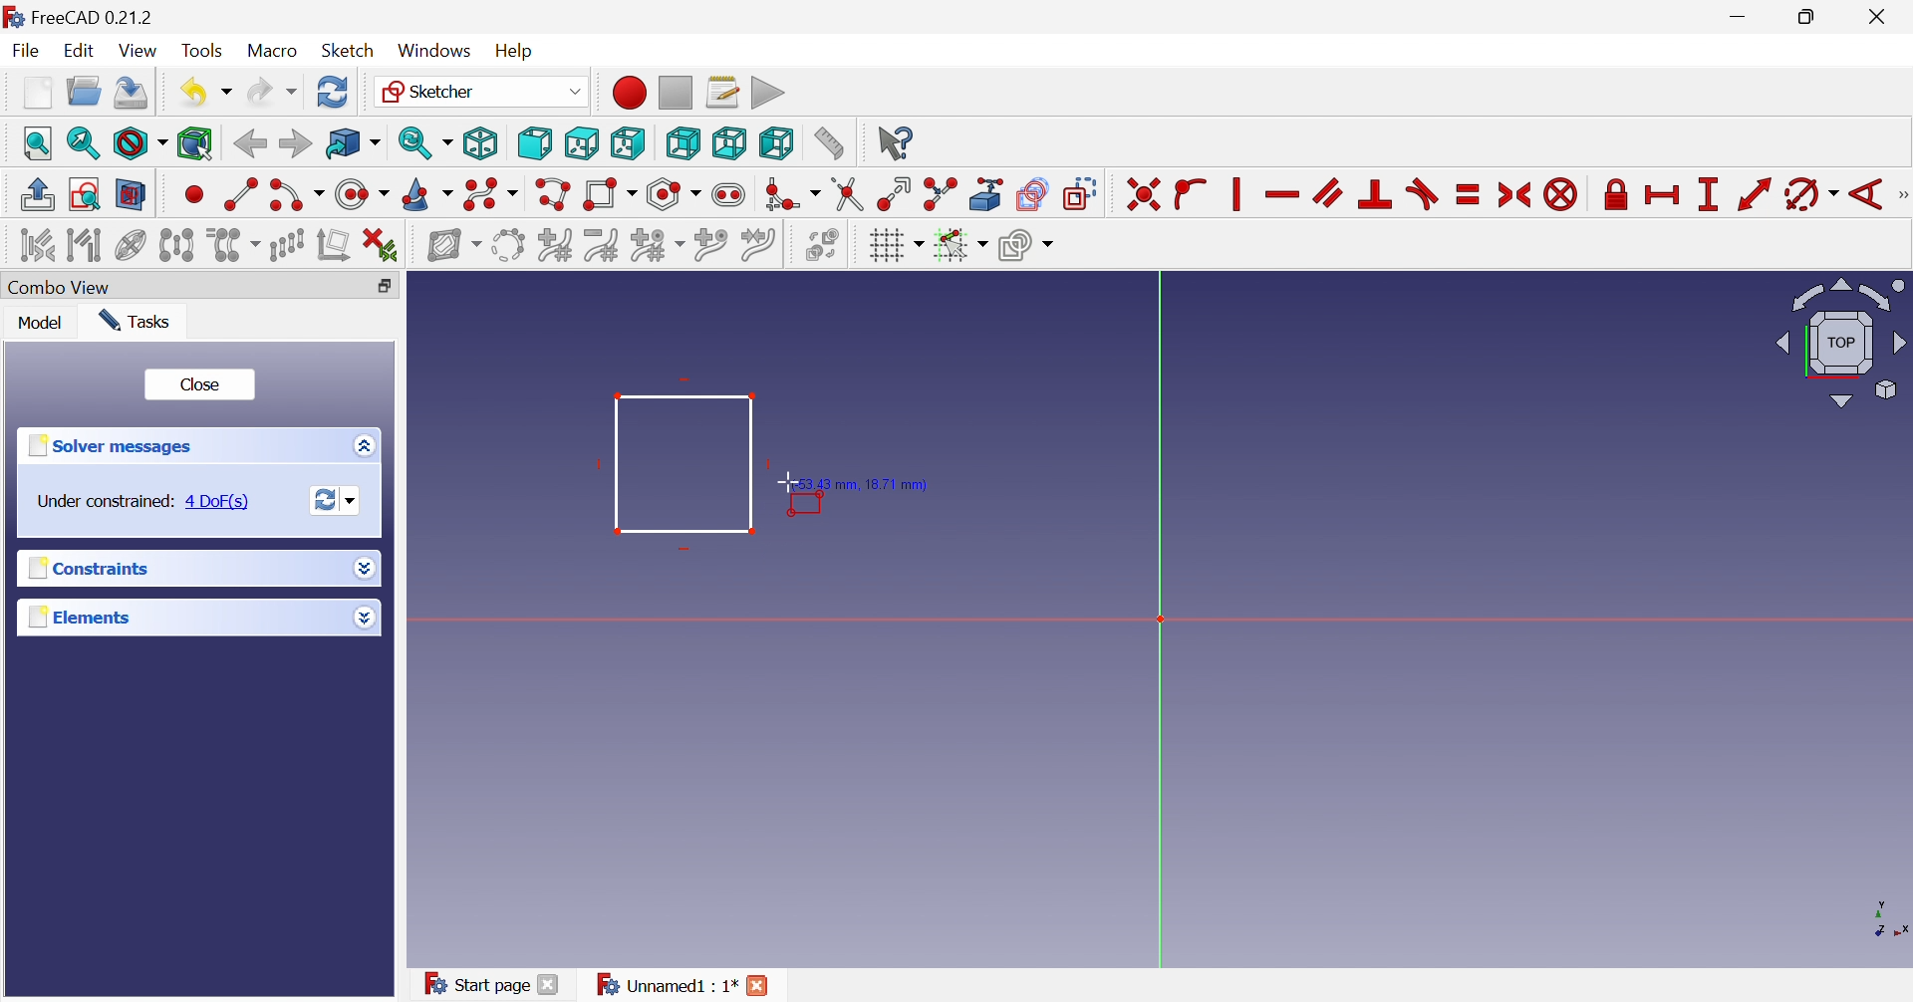 This screenshot has height=1002, width=1913. What do you see at coordinates (491, 195) in the screenshot?
I see `Create B-spline` at bounding box center [491, 195].